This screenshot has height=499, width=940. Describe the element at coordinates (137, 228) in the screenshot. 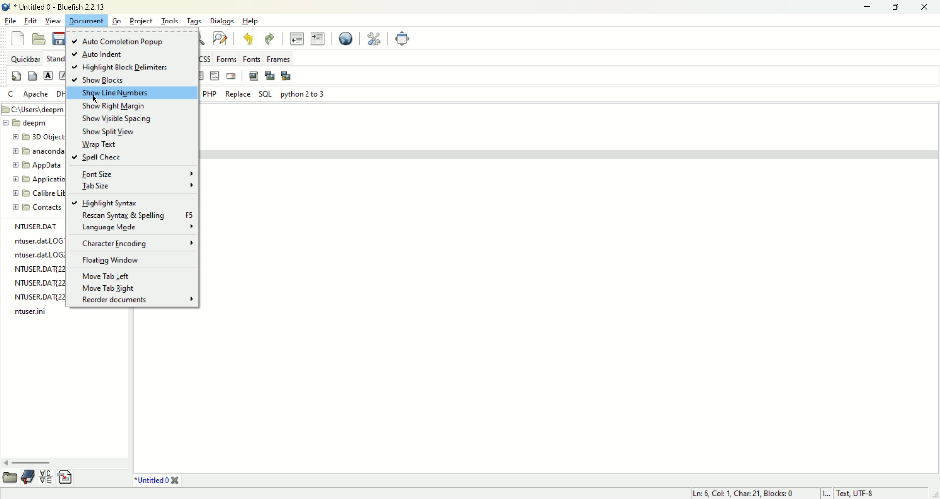

I see `language mode` at that location.